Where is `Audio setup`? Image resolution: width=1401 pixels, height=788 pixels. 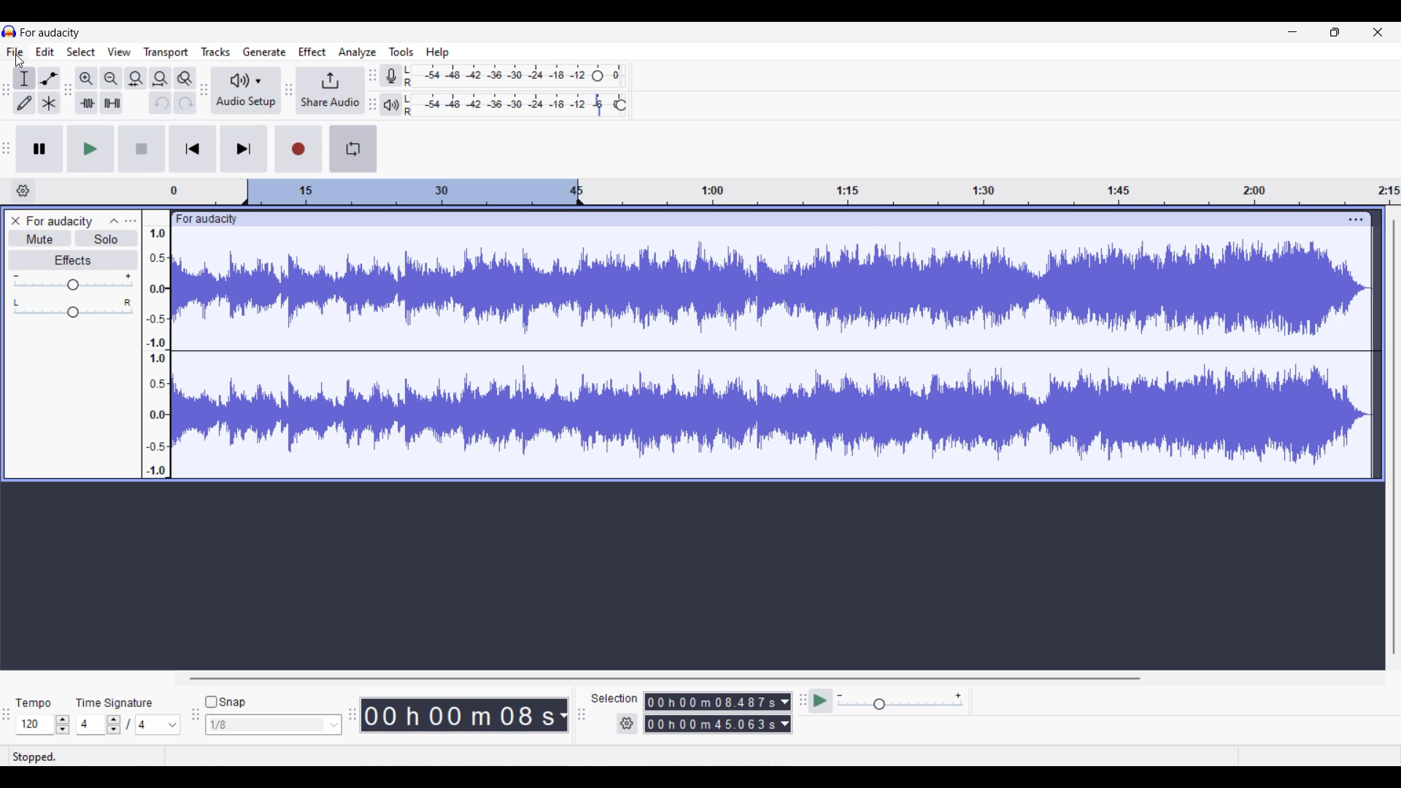
Audio setup is located at coordinates (246, 91).